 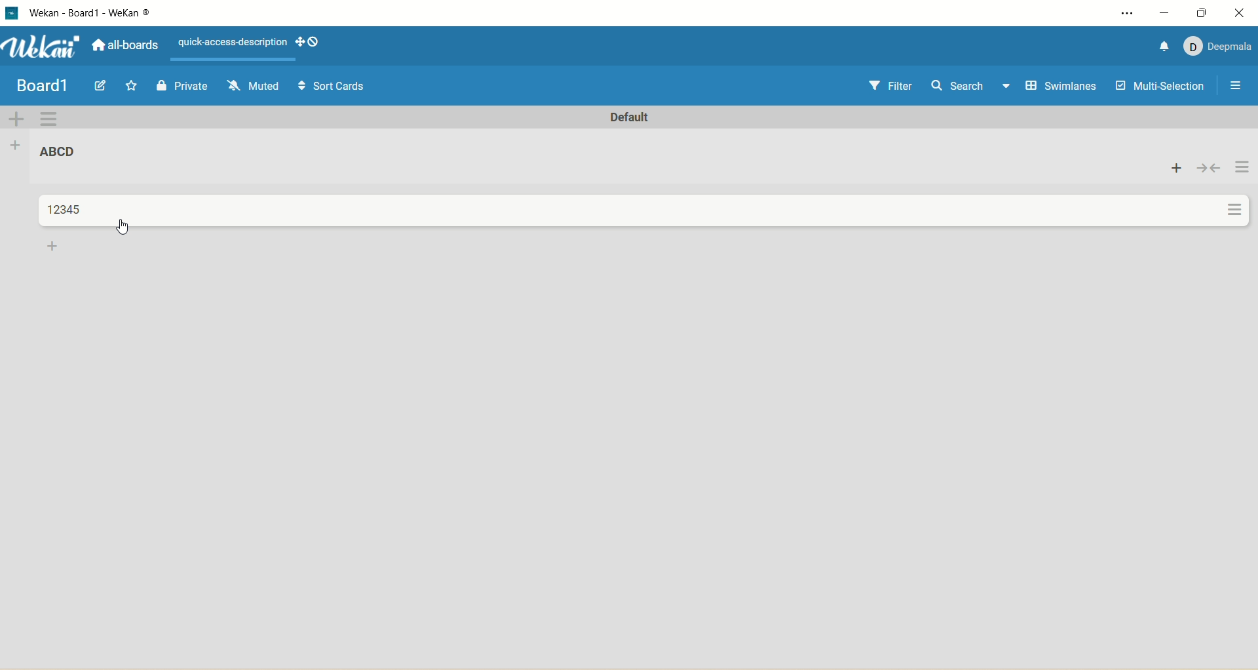 What do you see at coordinates (124, 47) in the screenshot?
I see `all boards` at bounding box center [124, 47].